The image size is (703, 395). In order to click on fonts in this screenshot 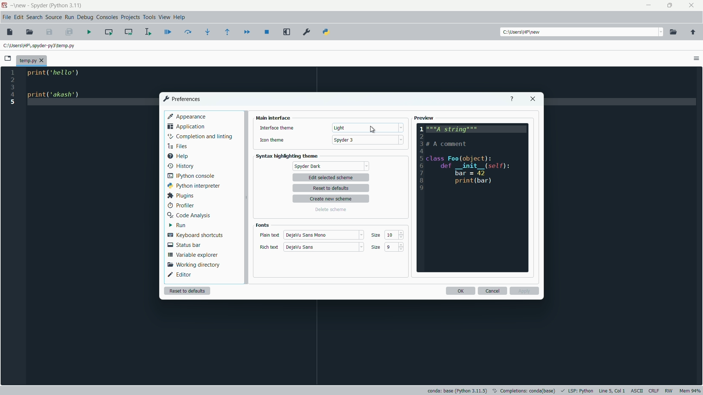, I will do `click(262, 225)`.